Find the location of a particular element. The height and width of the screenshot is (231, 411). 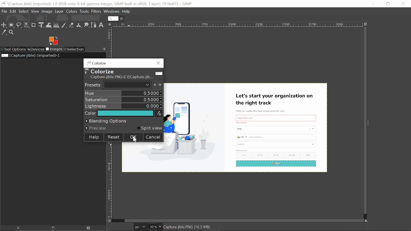

Preview is located at coordinates (97, 128).